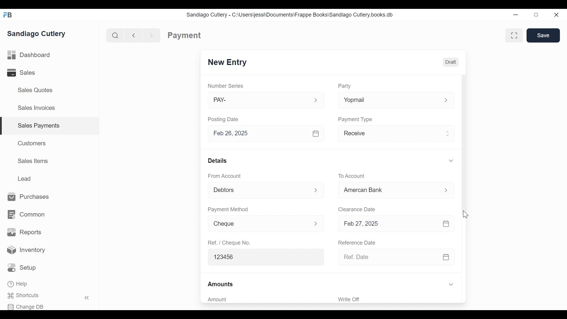 The width and height of the screenshot is (567, 319). What do you see at coordinates (25, 73) in the screenshot?
I see `Sales` at bounding box center [25, 73].